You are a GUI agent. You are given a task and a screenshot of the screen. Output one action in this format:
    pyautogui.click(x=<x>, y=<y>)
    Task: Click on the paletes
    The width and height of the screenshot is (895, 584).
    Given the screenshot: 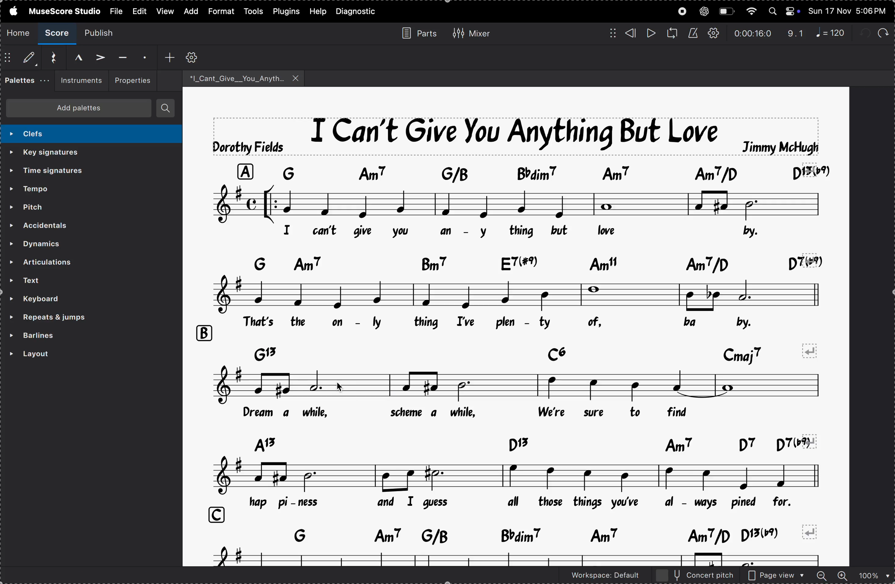 What is the action you would take?
    pyautogui.click(x=26, y=81)
    